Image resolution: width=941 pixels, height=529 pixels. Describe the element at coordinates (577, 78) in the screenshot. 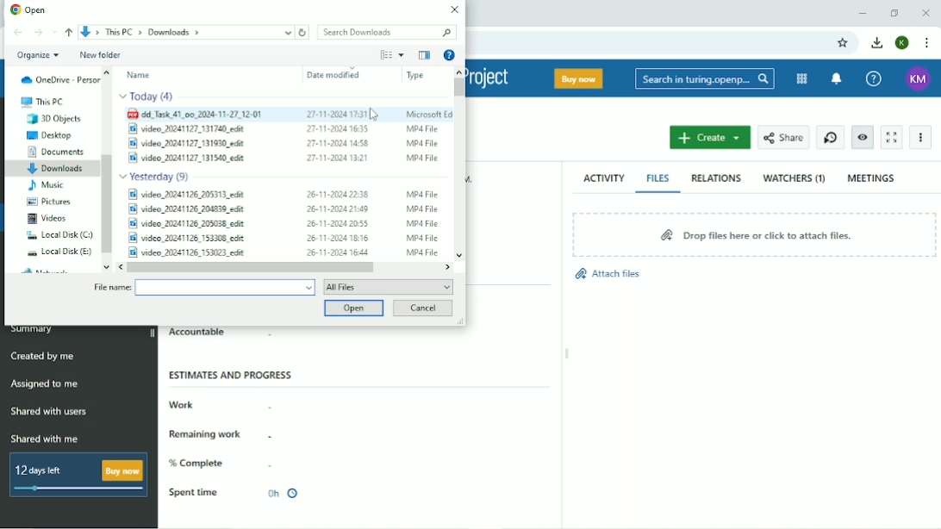

I see `Buy now` at that location.